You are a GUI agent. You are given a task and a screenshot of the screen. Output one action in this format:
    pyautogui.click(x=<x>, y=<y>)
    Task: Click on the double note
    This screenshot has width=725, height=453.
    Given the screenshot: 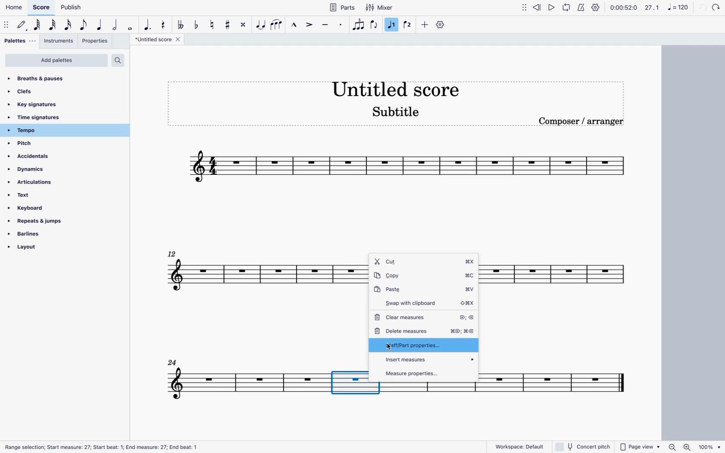 What is the action you would take?
    pyautogui.click(x=115, y=25)
    